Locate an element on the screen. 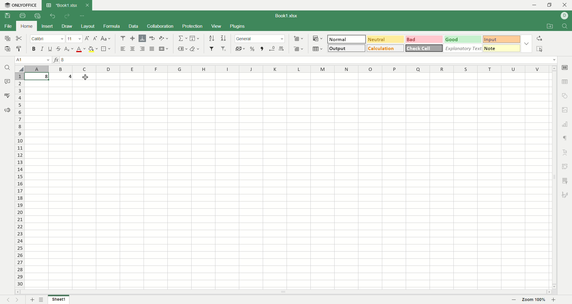 The image size is (572, 304). comment is located at coordinates (7, 80).